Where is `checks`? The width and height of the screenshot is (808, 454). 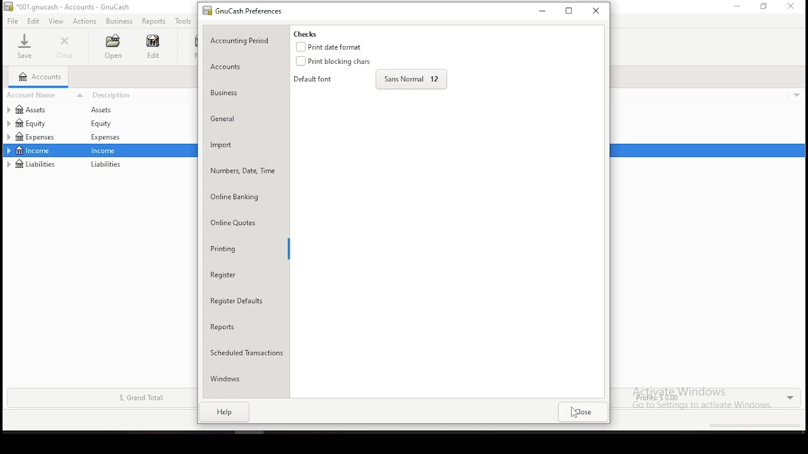 checks is located at coordinates (304, 33).